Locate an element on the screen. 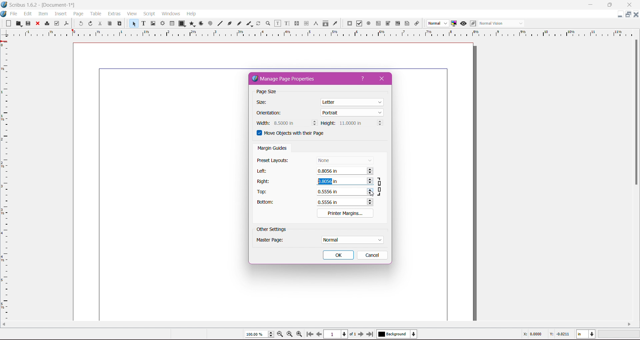  Cut is located at coordinates (100, 24).